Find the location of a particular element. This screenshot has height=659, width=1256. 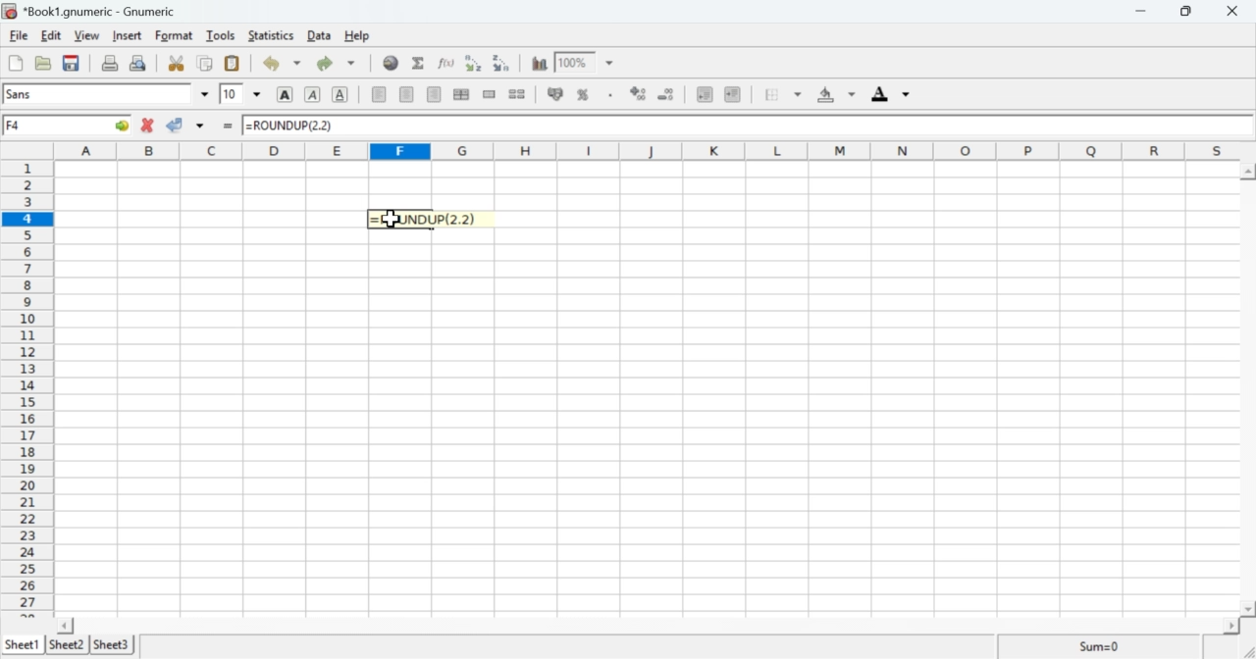

Contents of active cell is located at coordinates (740, 125).